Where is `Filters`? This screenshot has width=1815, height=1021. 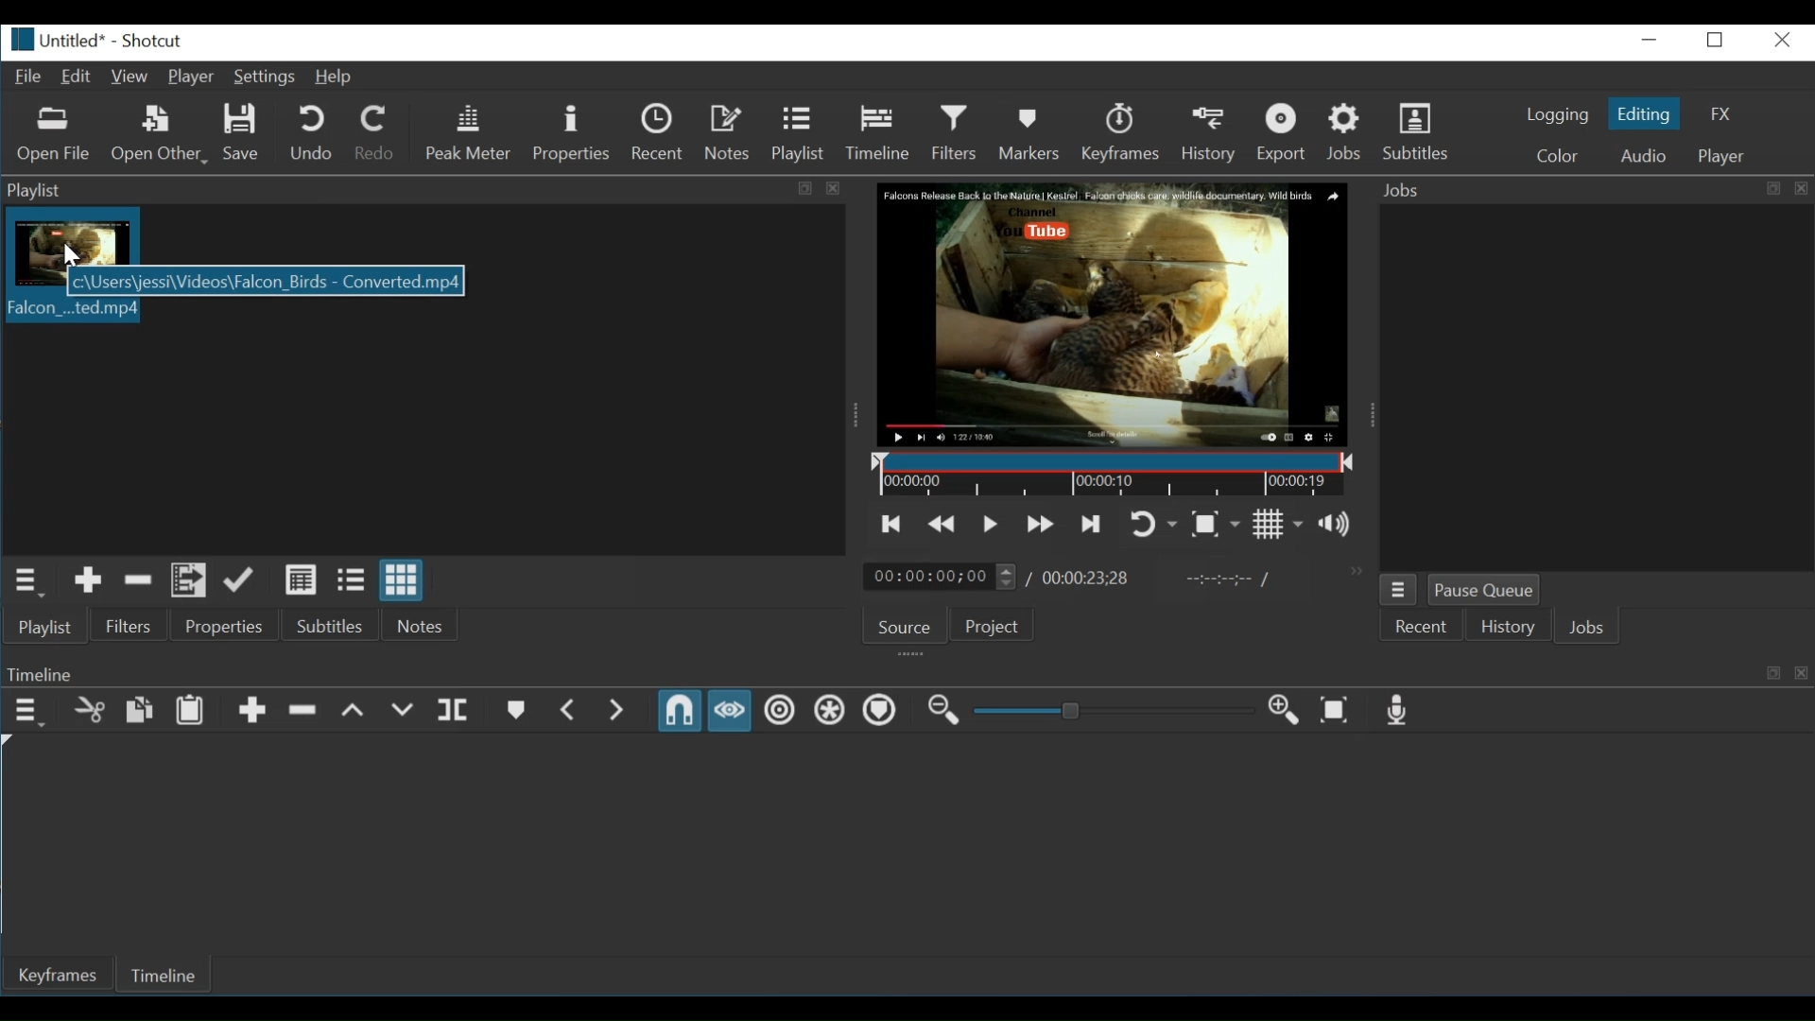 Filters is located at coordinates (955, 132).